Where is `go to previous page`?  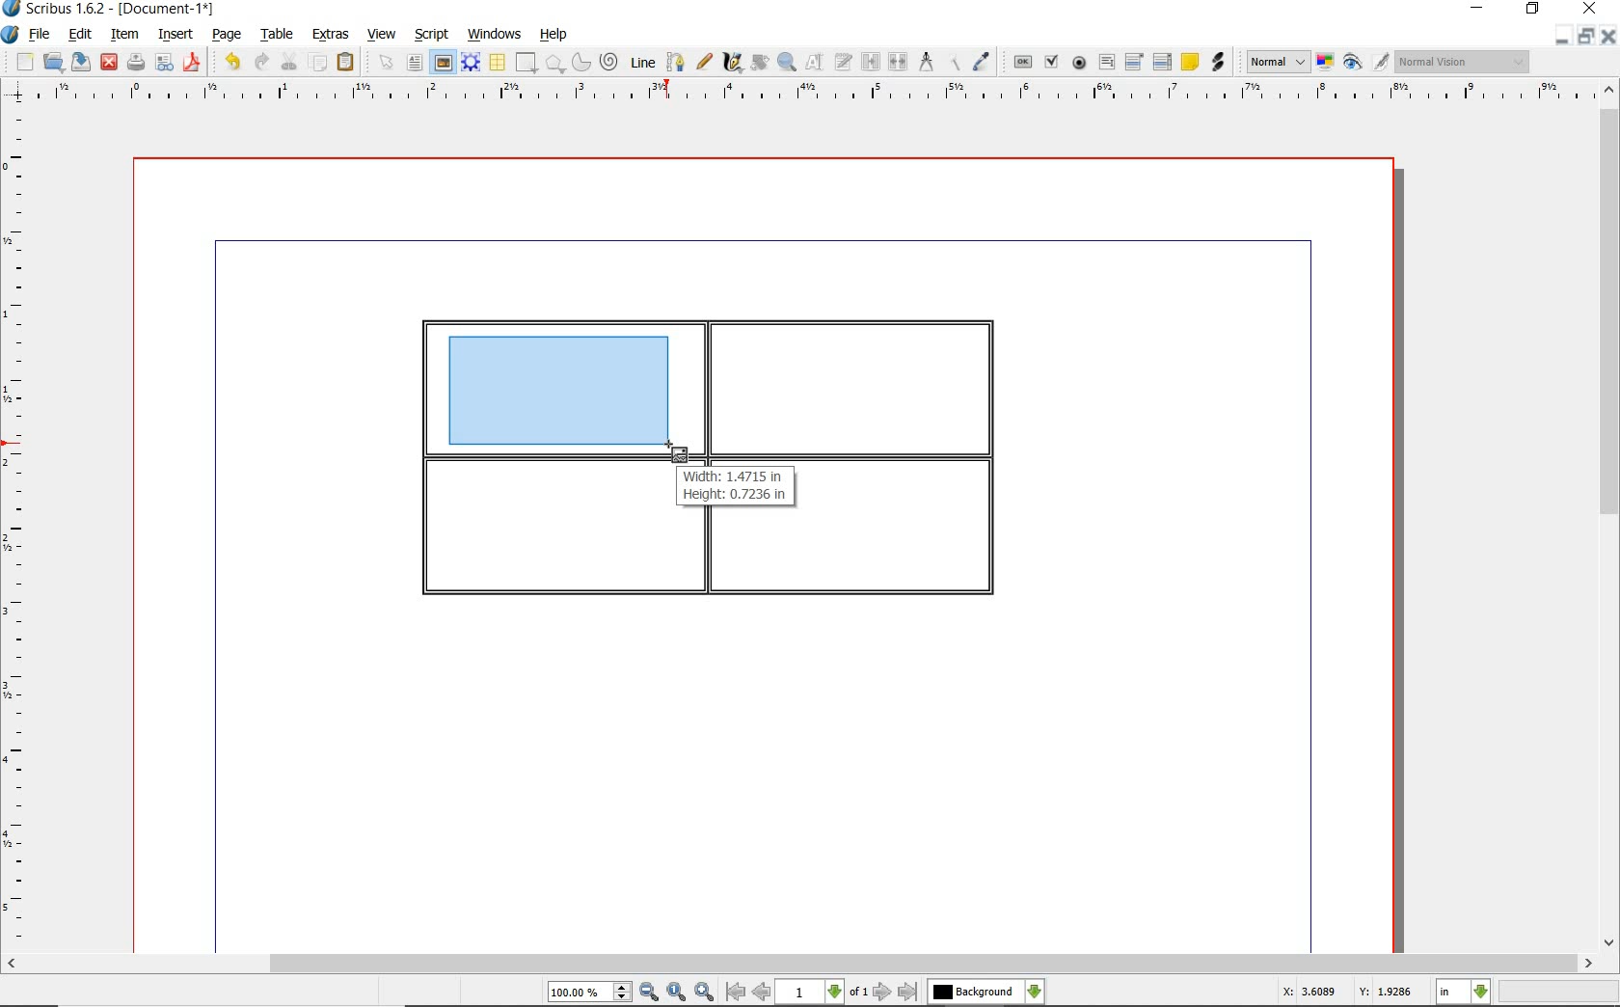
go to previous page is located at coordinates (761, 993).